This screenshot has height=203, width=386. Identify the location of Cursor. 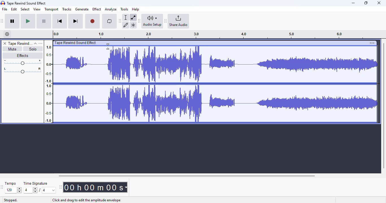
(108, 47).